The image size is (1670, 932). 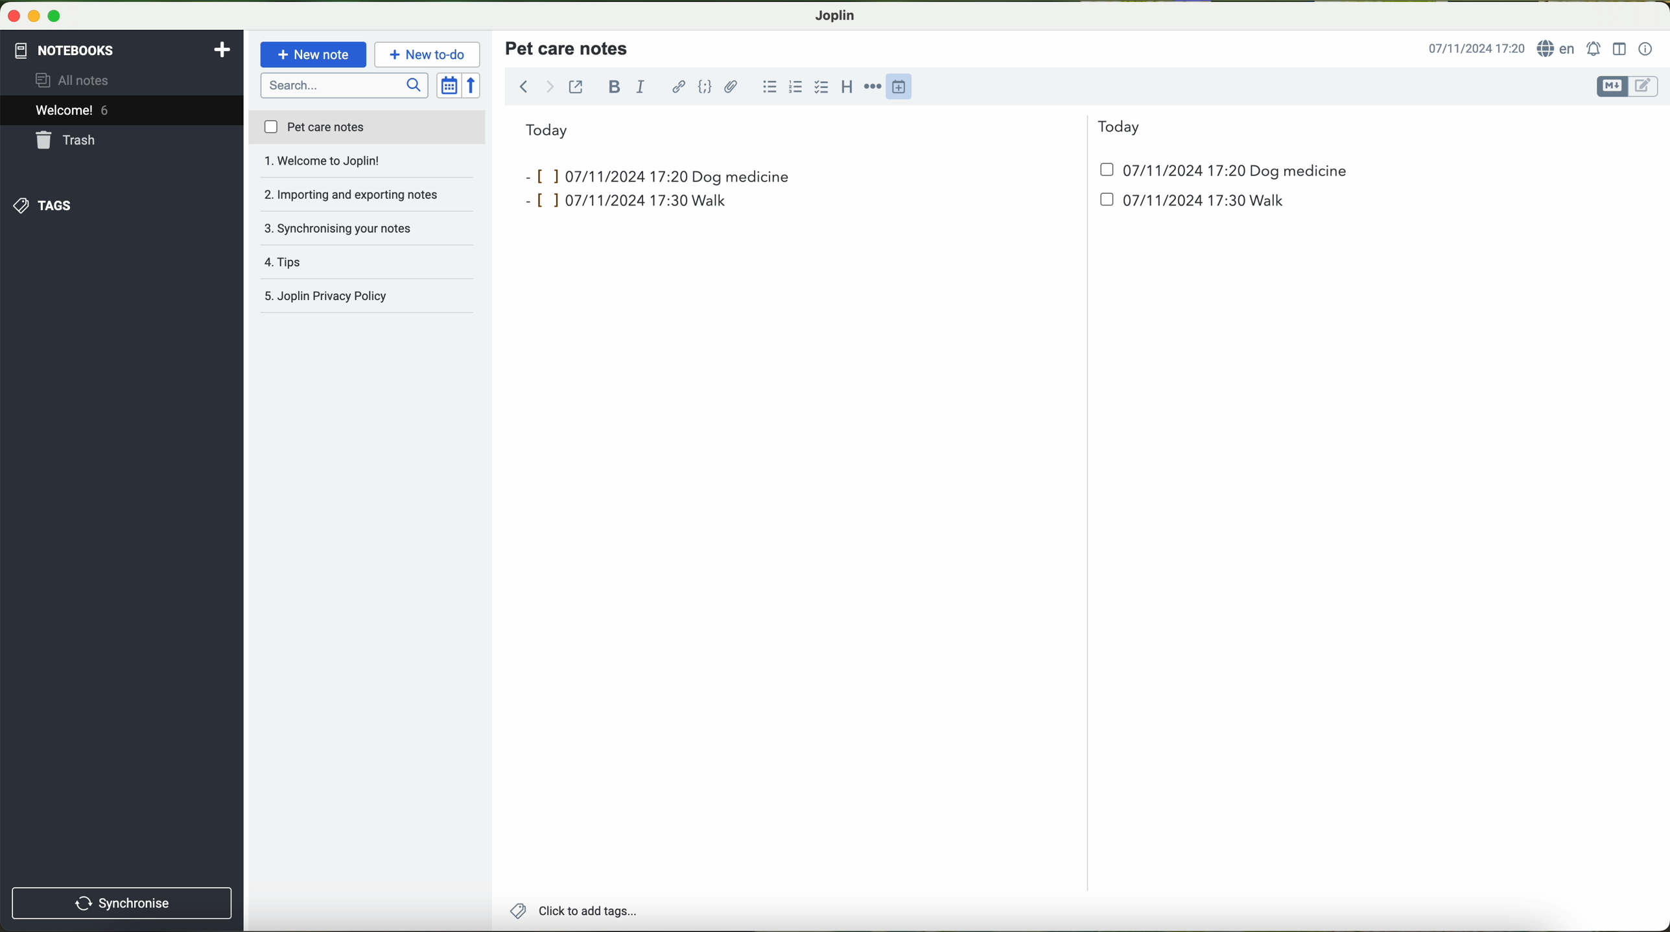 What do you see at coordinates (314, 54) in the screenshot?
I see `new note button` at bounding box center [314, 54].